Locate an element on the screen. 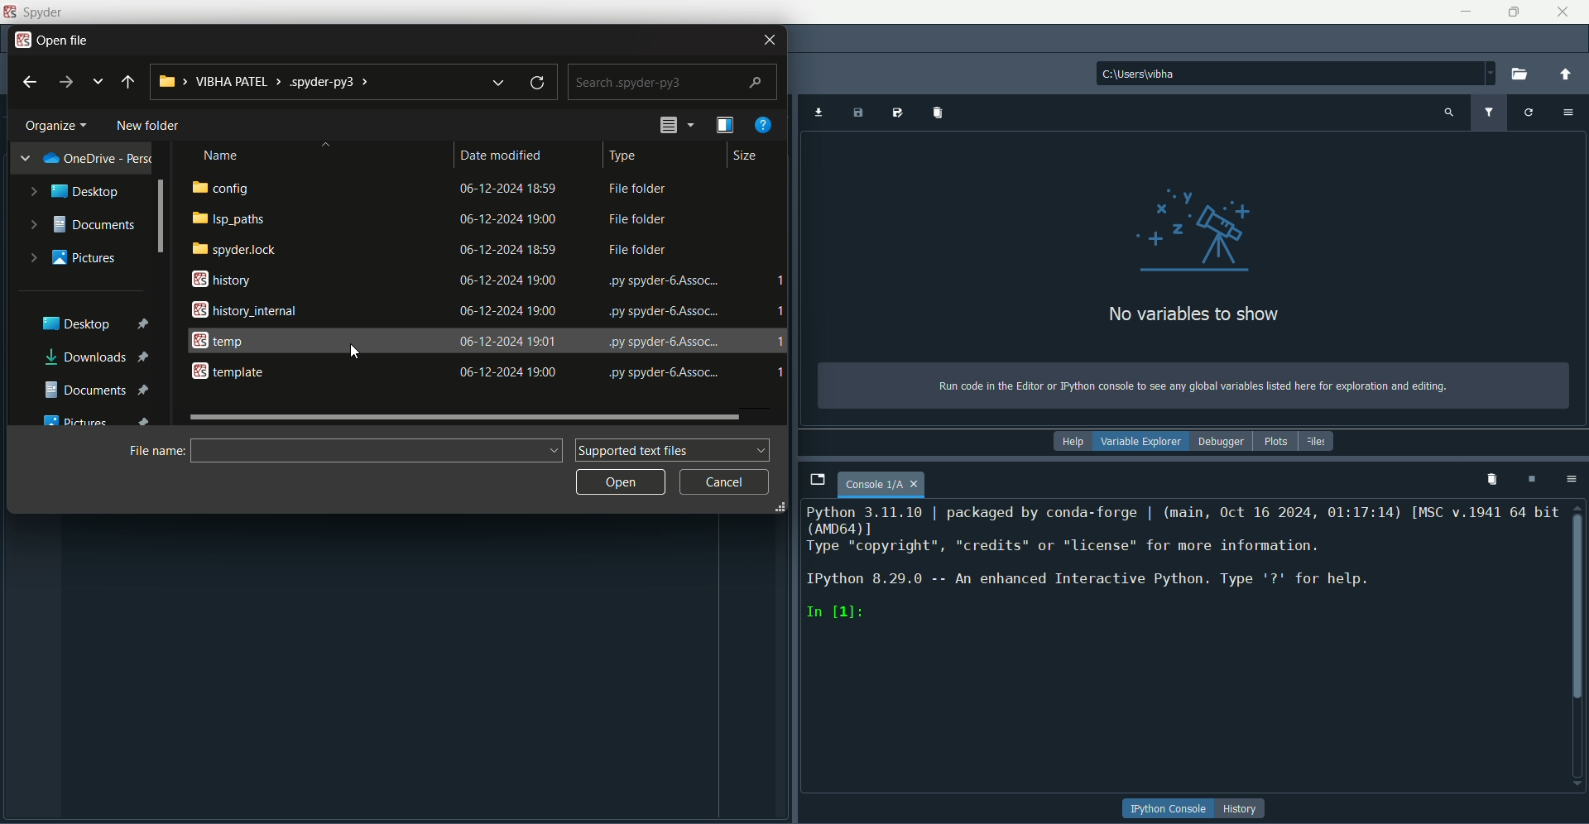  import variables is located at coordinates (936, 113).